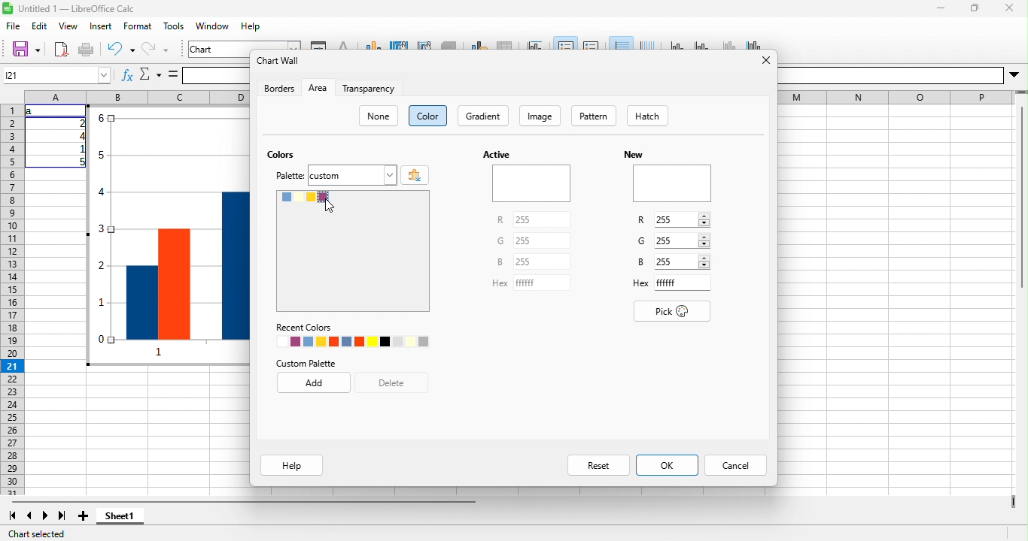 This screenshot has width=1028, height=541. Describe the element at coordinates (8, 8) in the screenshot. I see `Software logo` at that location.